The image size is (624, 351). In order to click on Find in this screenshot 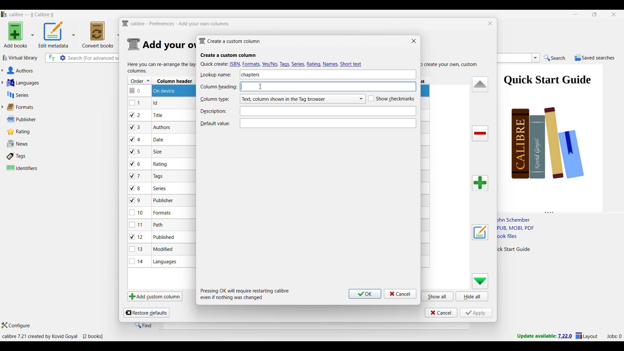, I will do `click(143, 325)`.